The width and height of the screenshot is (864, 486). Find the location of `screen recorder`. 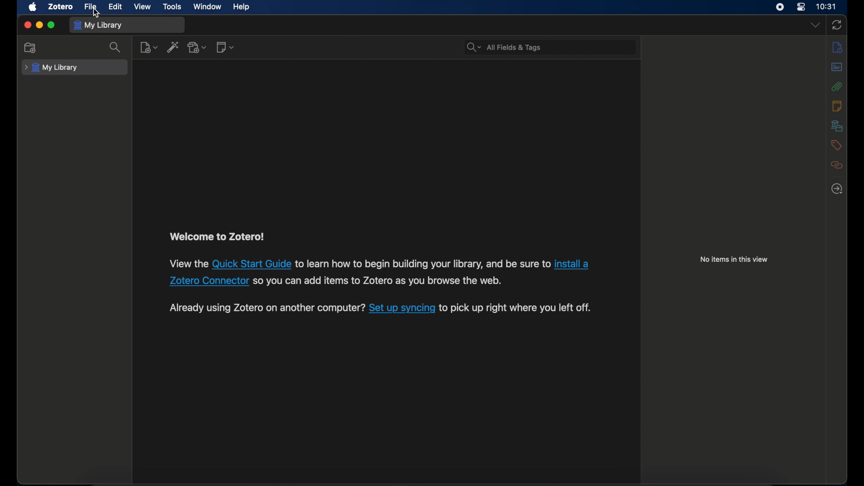

screen recorder is located at coordinates (780, 7).